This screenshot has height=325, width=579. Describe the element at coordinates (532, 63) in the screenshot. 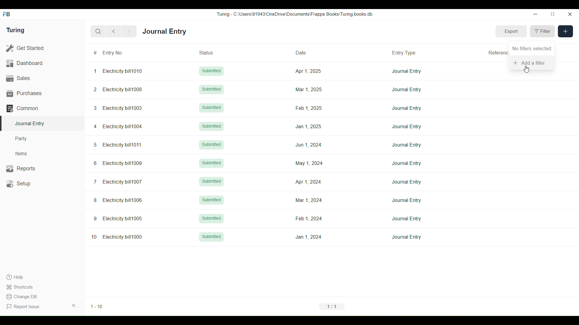

I see `Add a filter` at that location.